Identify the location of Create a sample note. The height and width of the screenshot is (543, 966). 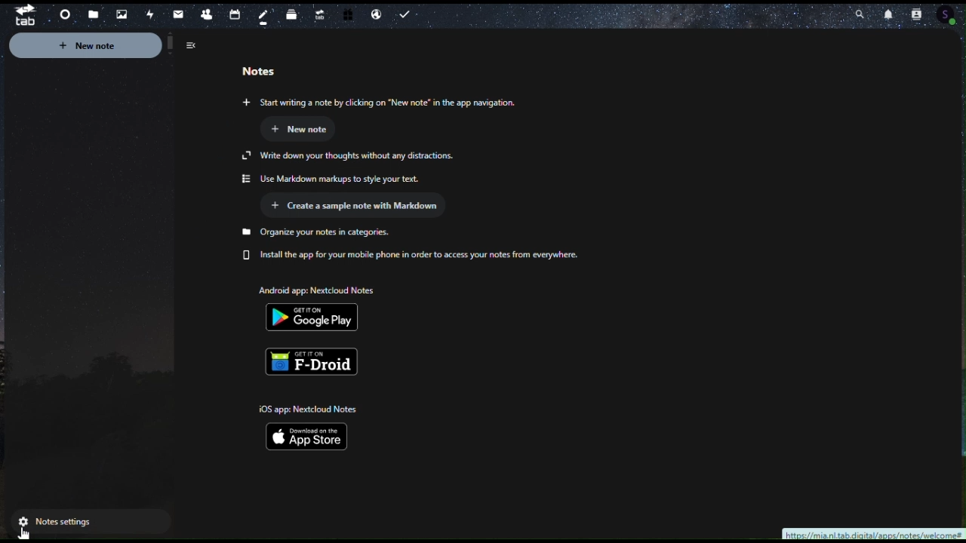
(361, 208).